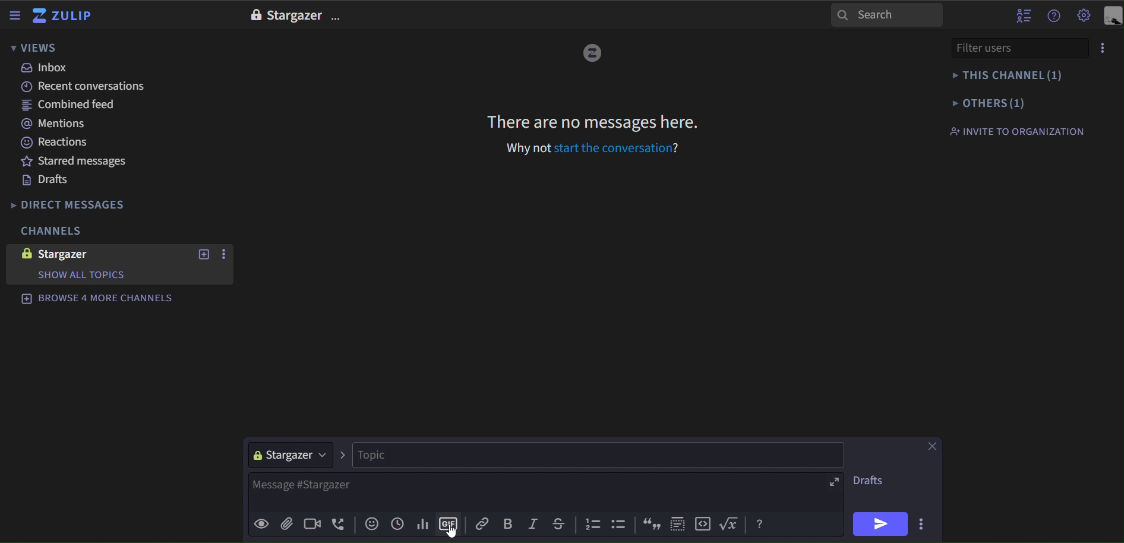  Describe the element at coordinates (75, 254) in the screenshot. I see `stargazer` at that location.